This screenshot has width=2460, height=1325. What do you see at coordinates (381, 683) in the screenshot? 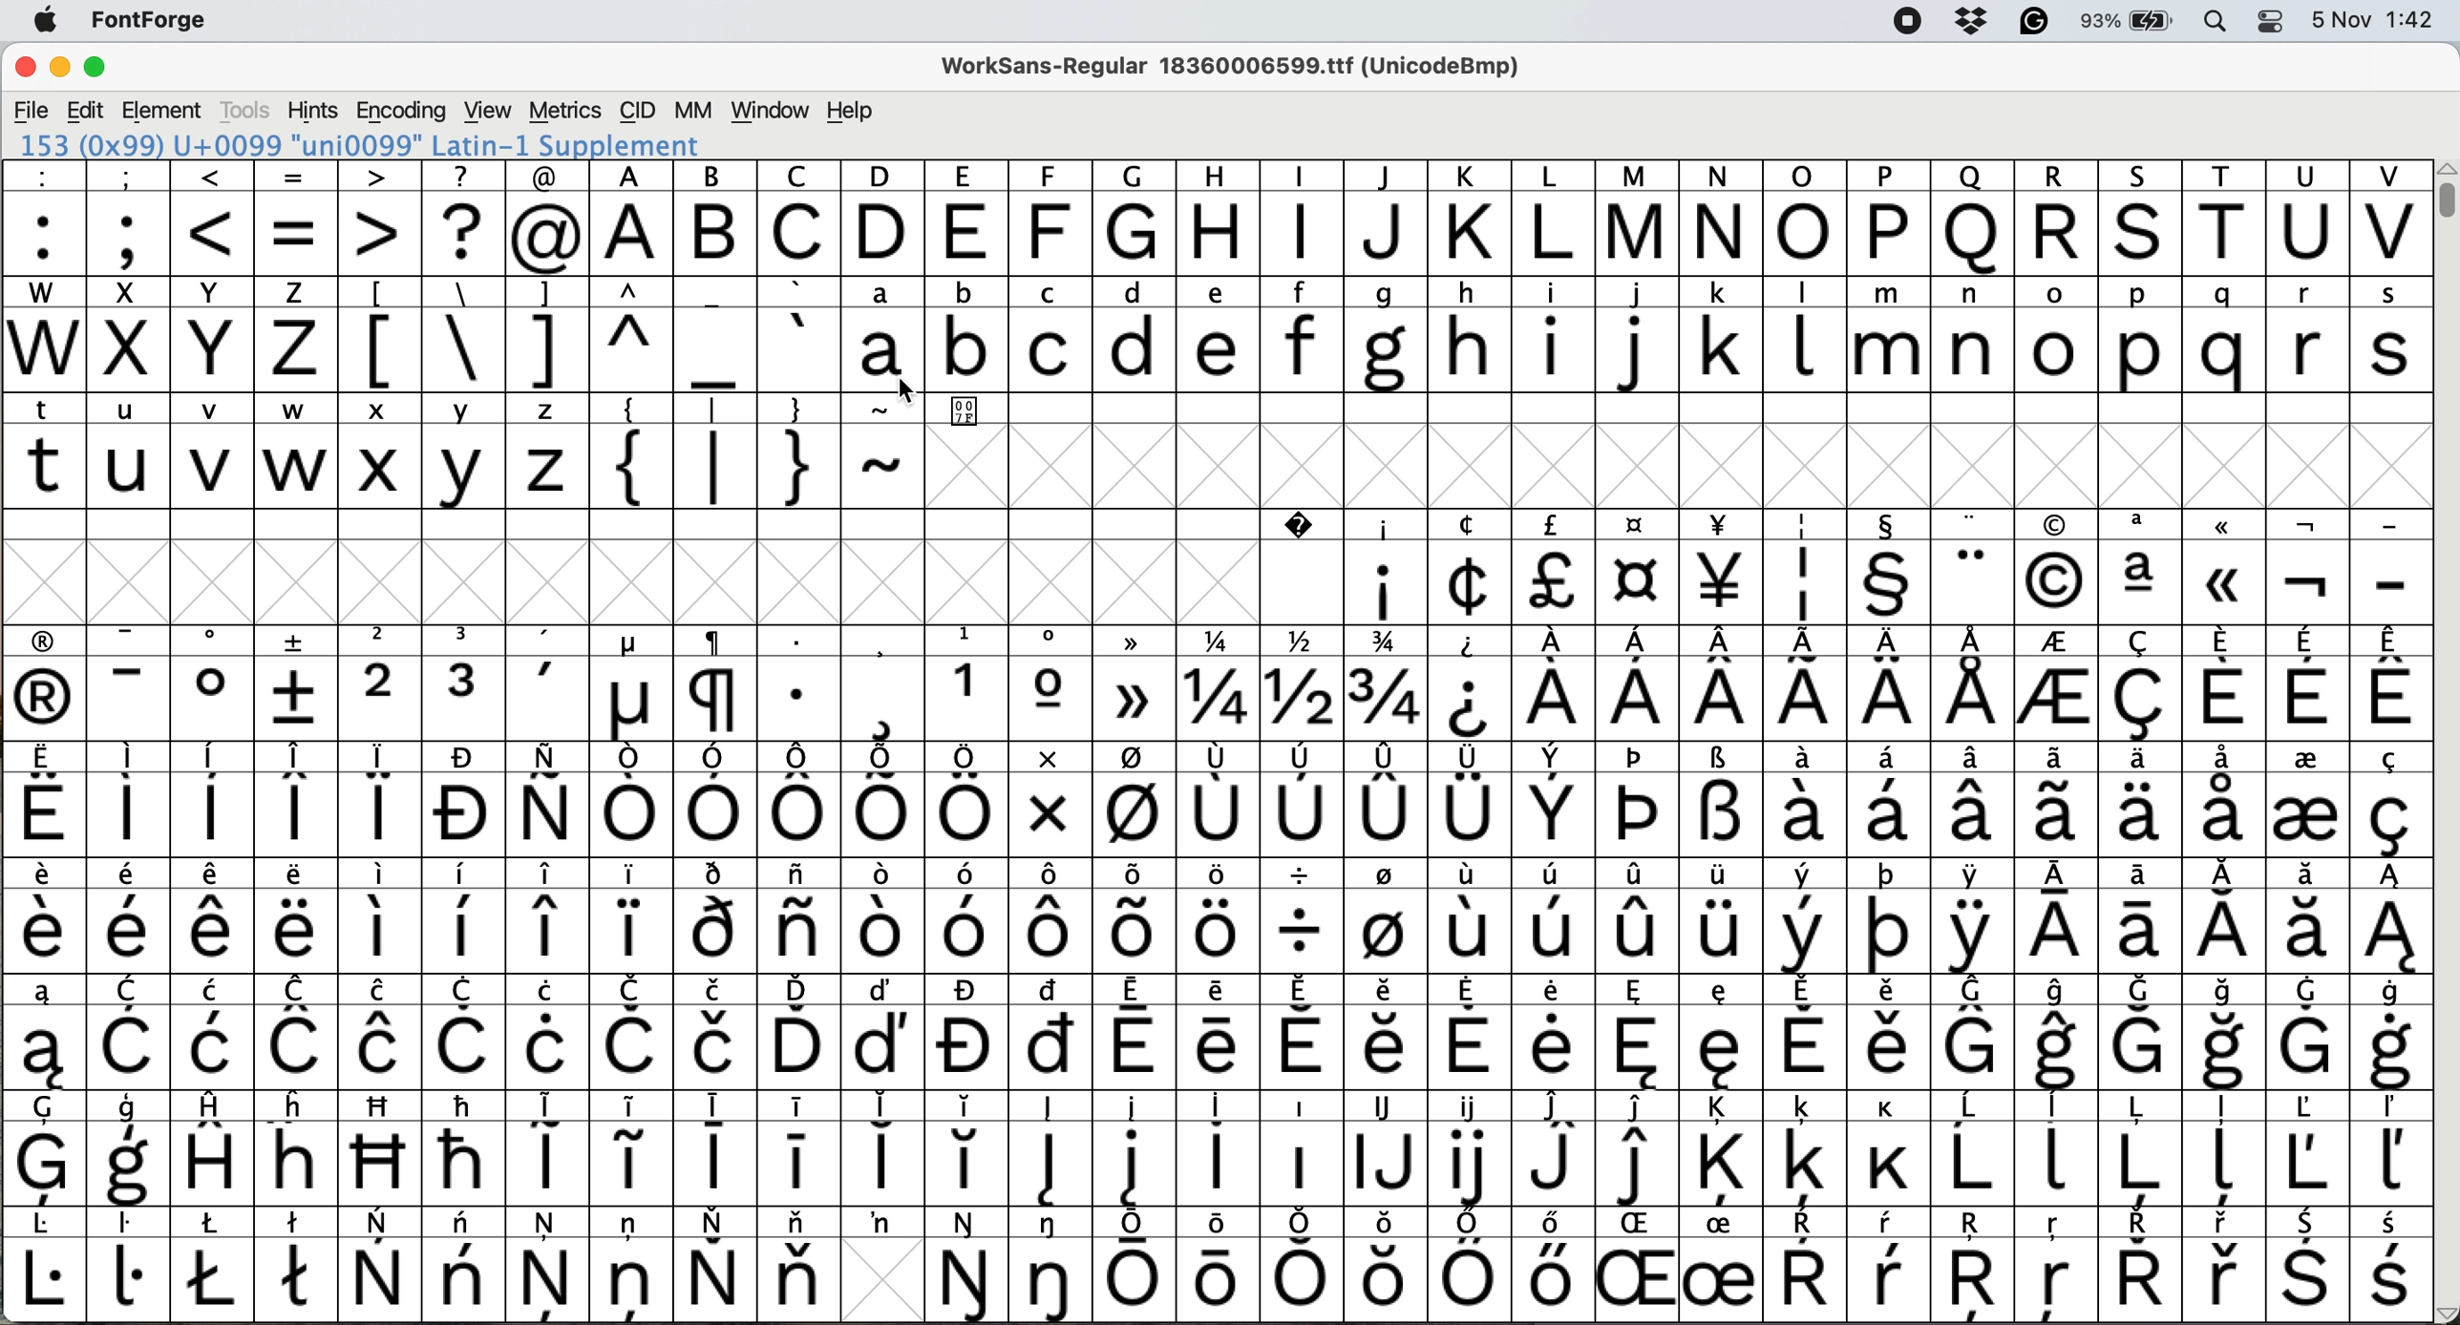
I see `2` at bounding box center [381, 683].